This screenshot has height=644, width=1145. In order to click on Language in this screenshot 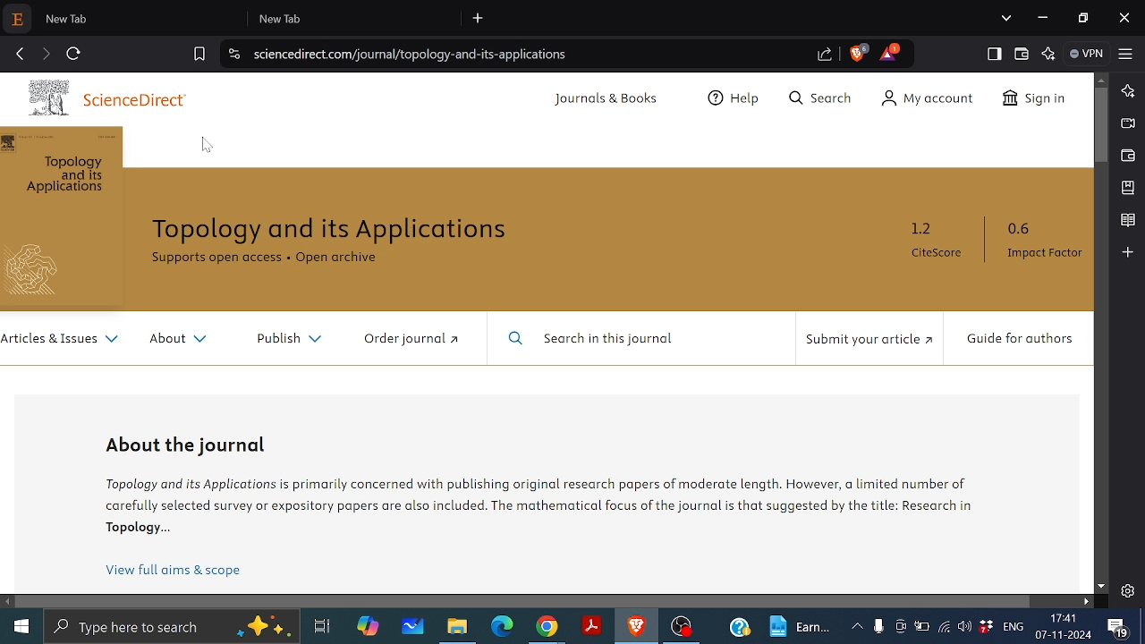, I will do `click(1013, 627)`.